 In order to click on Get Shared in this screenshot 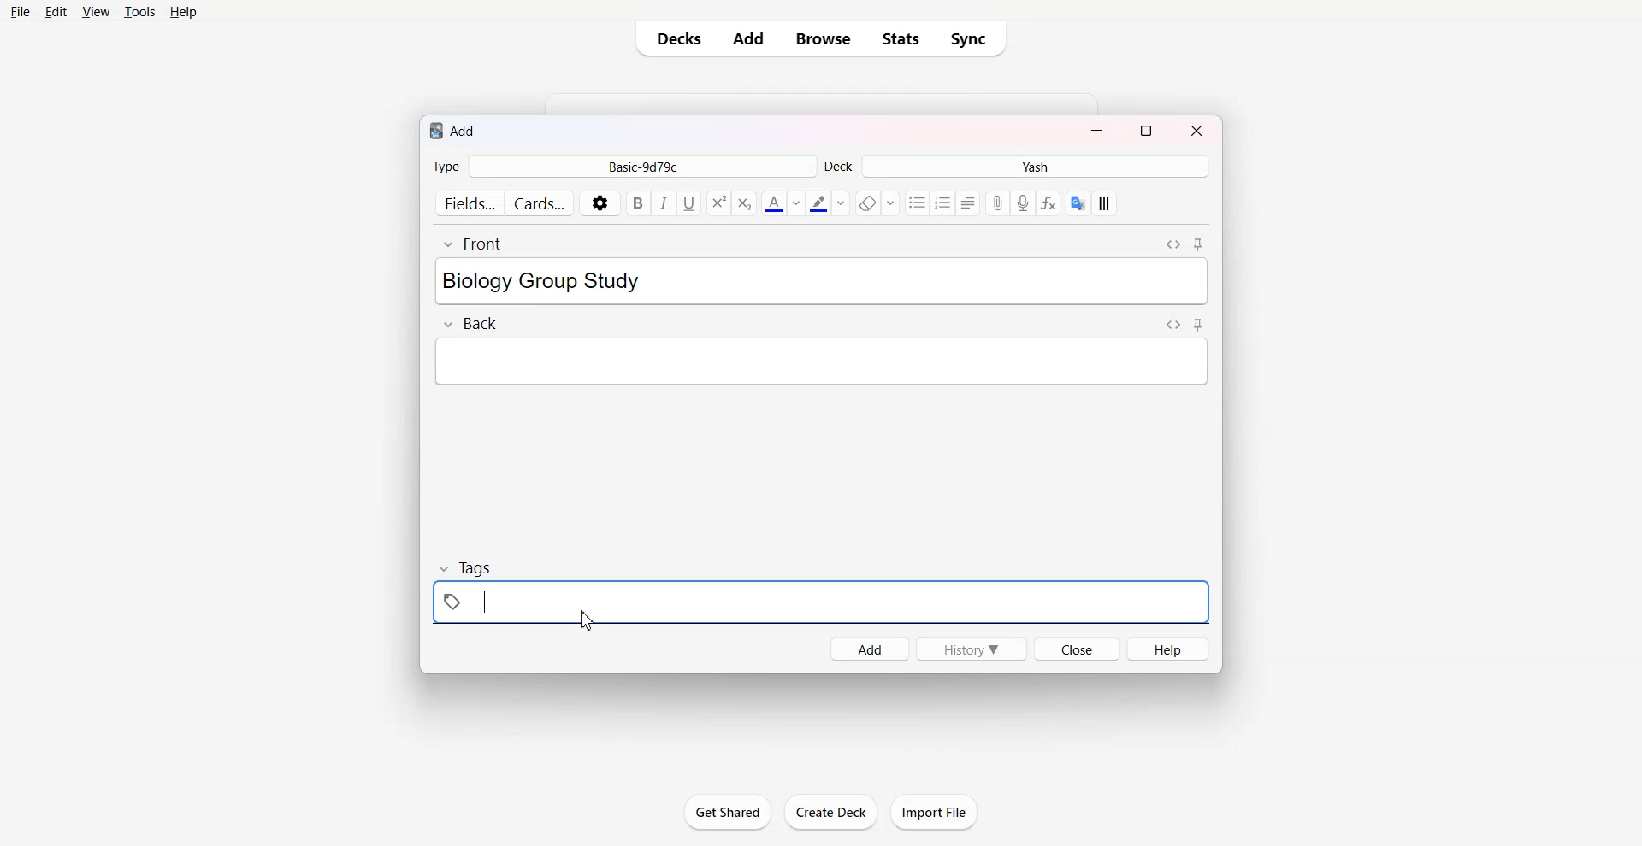, I will do `click(728, 812)`.